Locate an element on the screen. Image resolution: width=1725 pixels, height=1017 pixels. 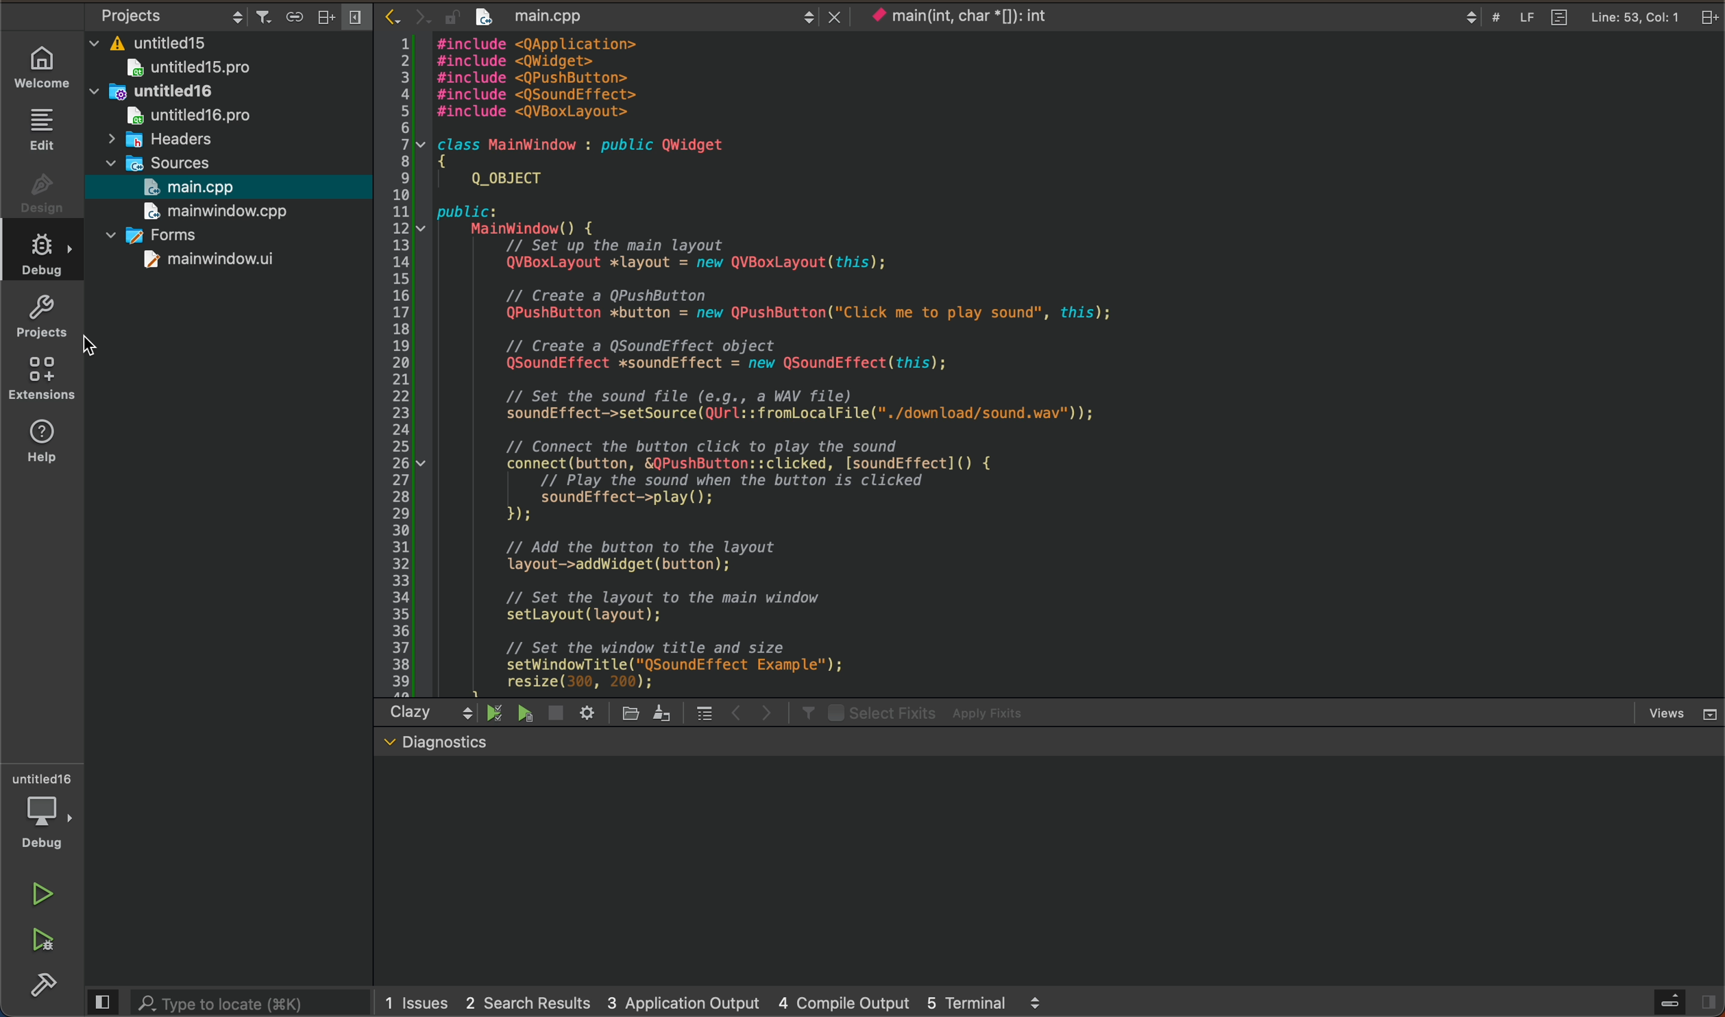
 is located at coordinates (186, 67).